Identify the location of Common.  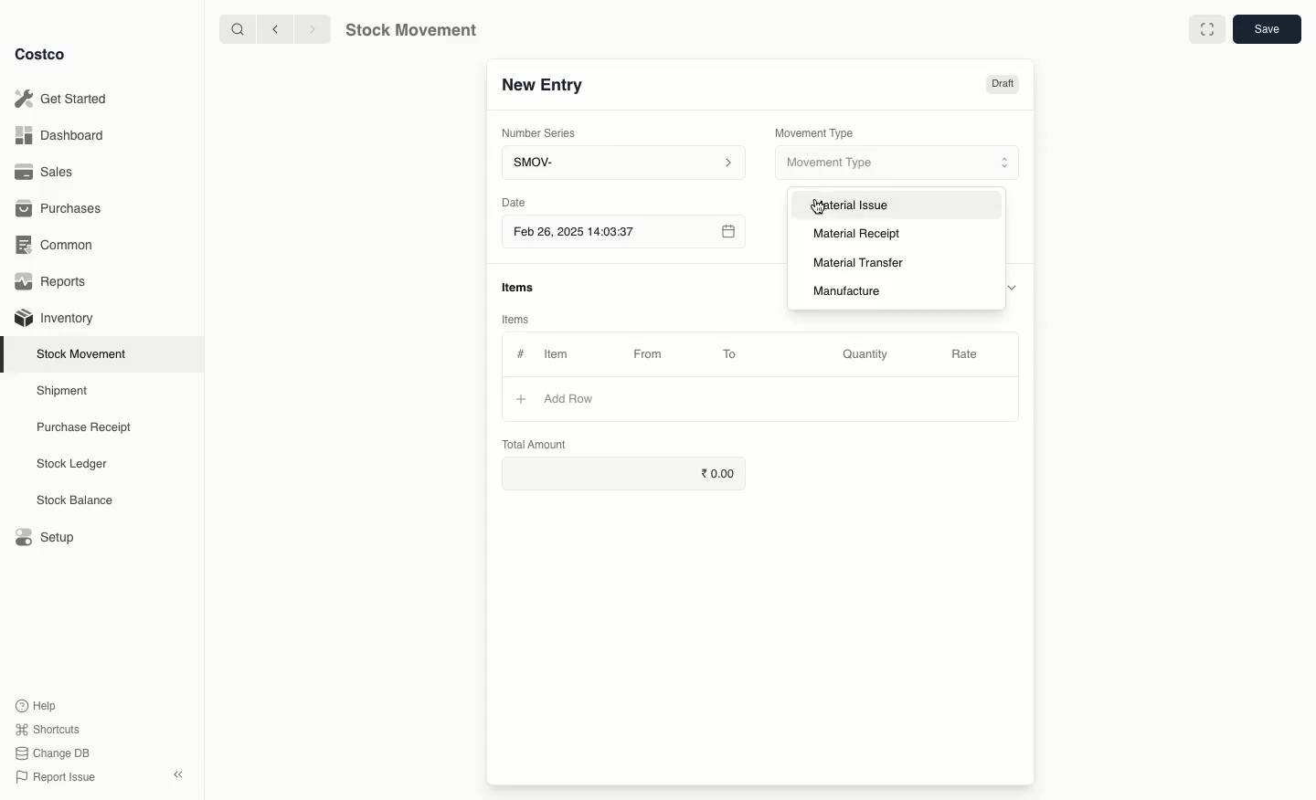
(59, 247).